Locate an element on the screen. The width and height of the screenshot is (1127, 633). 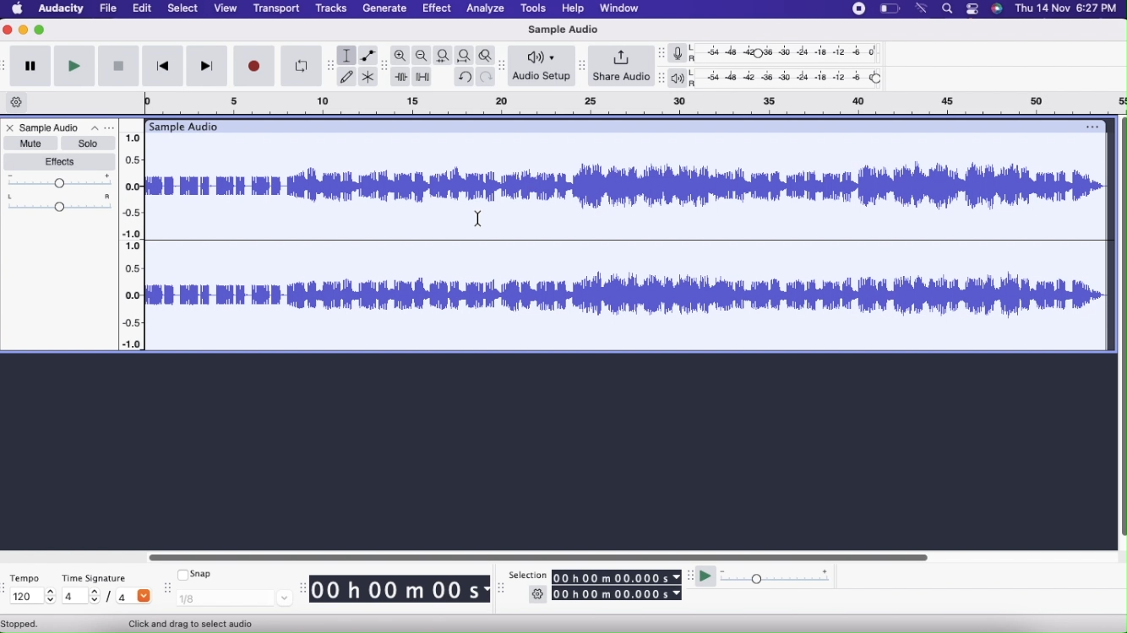
Sample Audio is located at coordinates (563, 30).